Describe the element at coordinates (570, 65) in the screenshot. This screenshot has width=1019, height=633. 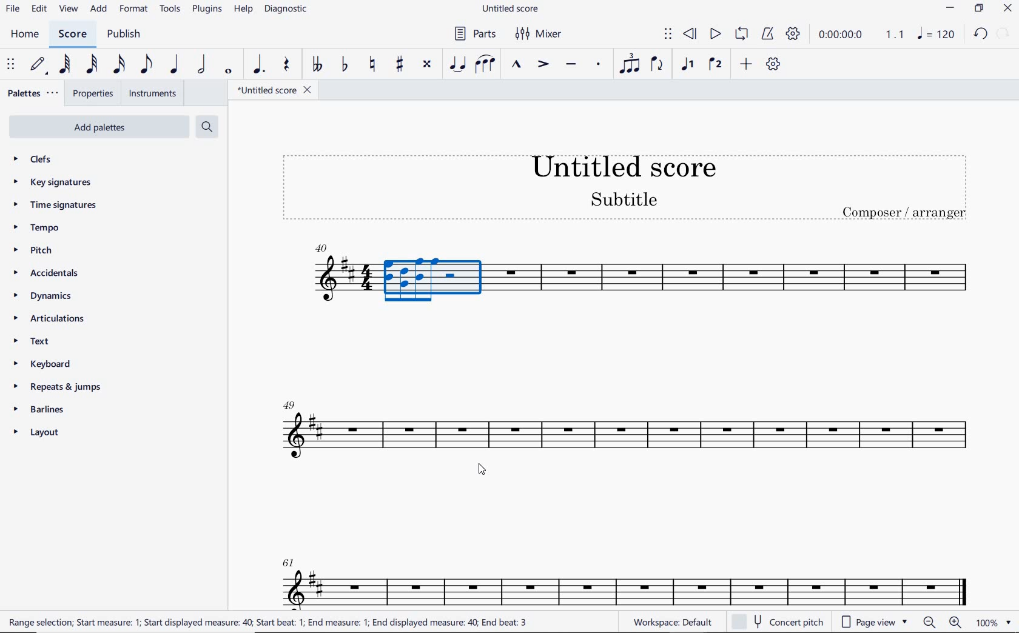
I see `TENUTO` at that location.